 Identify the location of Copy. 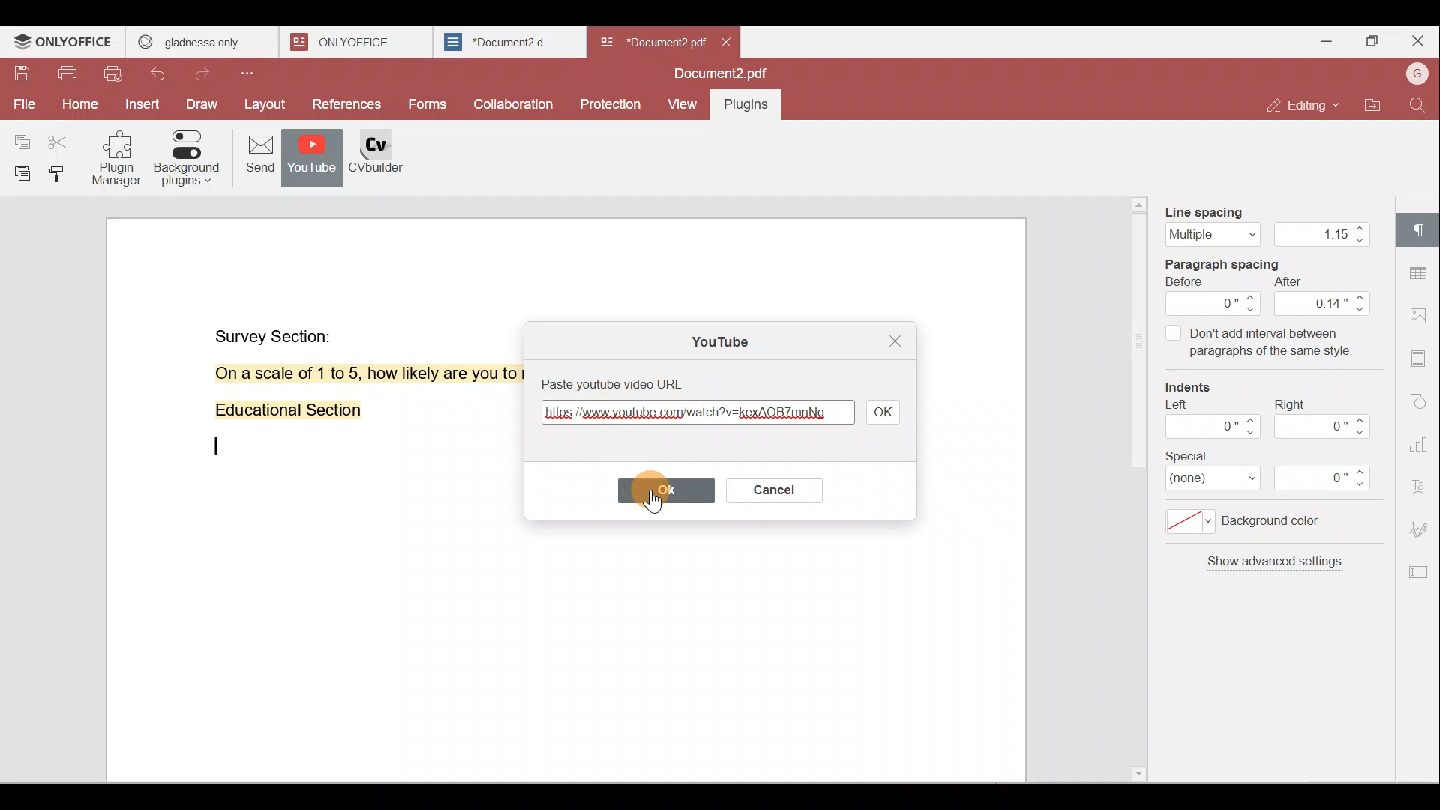
(21, 136).